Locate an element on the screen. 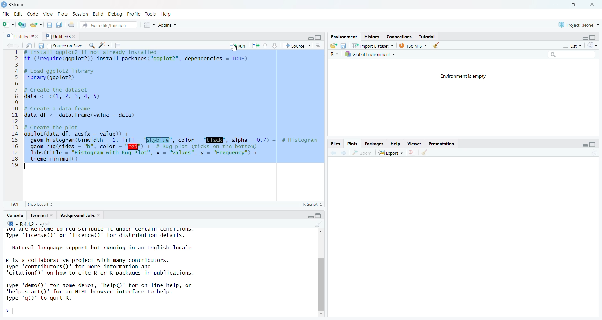 The height and width of the screenshot is (320, 602). Print current doc is located at coordinates (72, 25).